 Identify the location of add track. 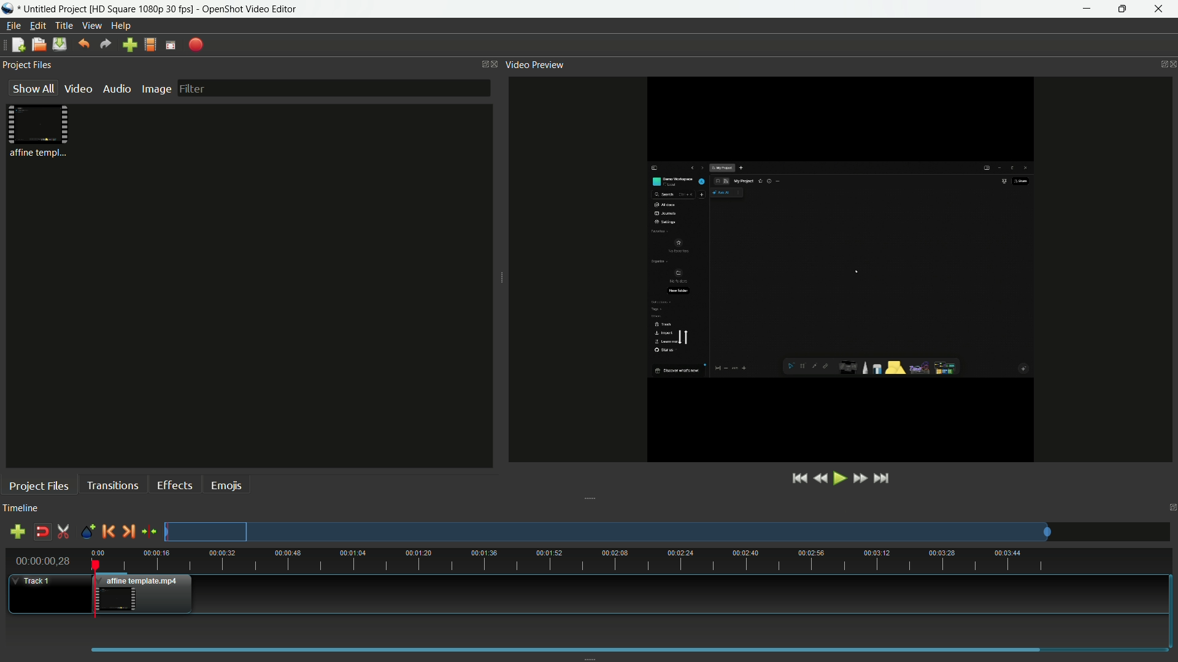
(17, 533).